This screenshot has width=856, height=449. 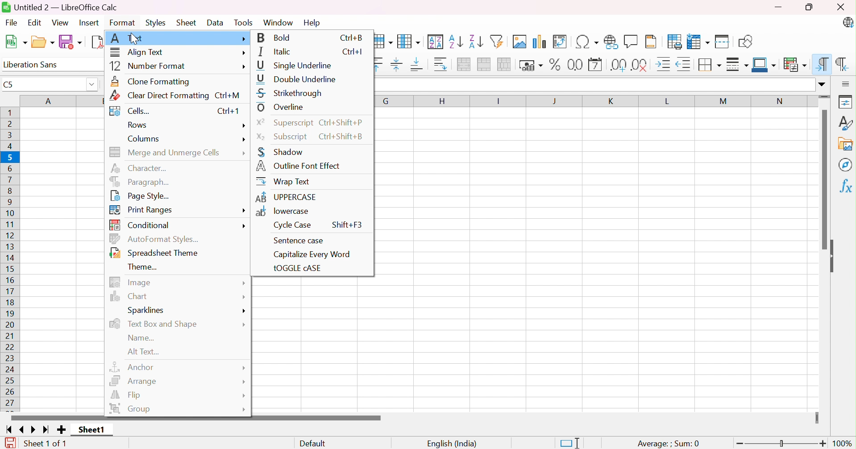 What do you see at coordinates (22, 428) in the screenshot?
I see `Scroll to previous page` at bounding box center [22, 428].